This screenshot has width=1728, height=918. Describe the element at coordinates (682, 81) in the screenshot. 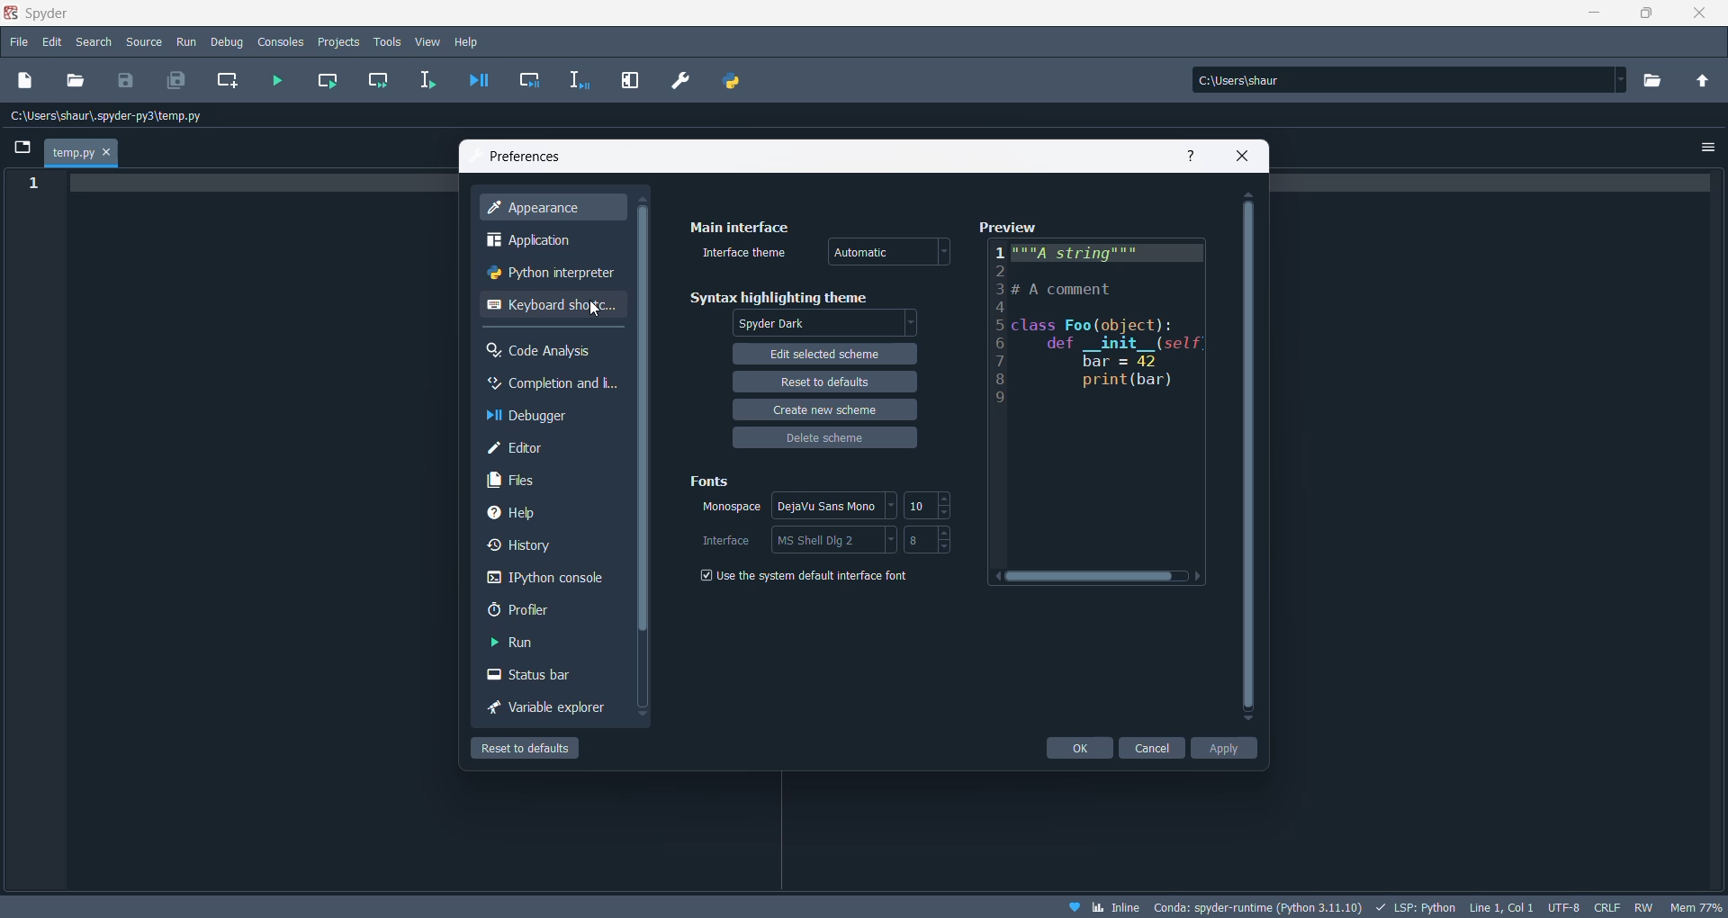

I see `PREFERENCES` at that location.